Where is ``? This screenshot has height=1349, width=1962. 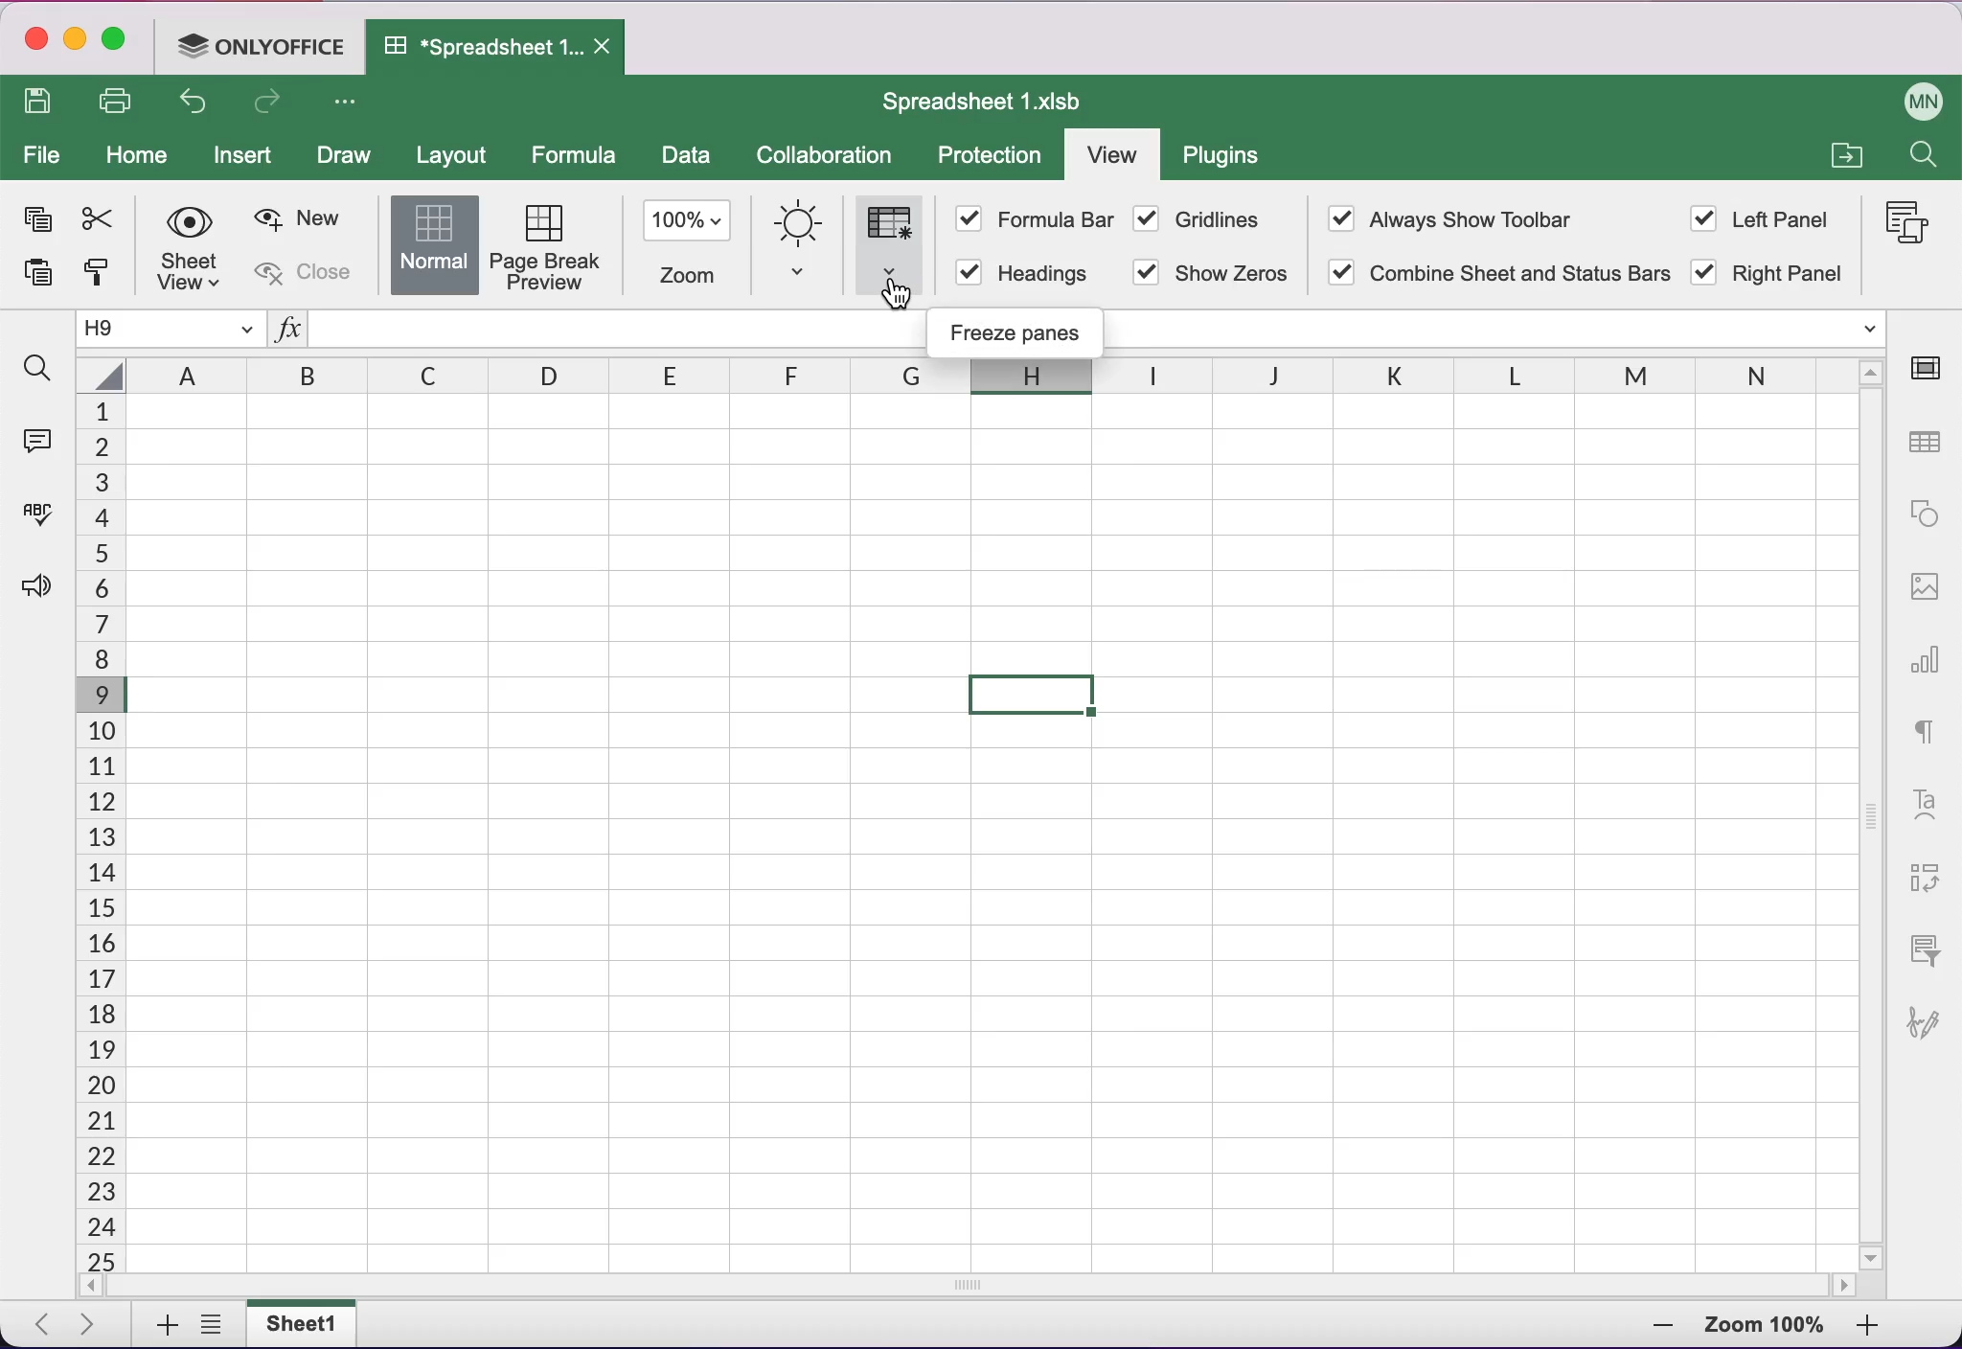
 is located at coordinates (1920, 442).